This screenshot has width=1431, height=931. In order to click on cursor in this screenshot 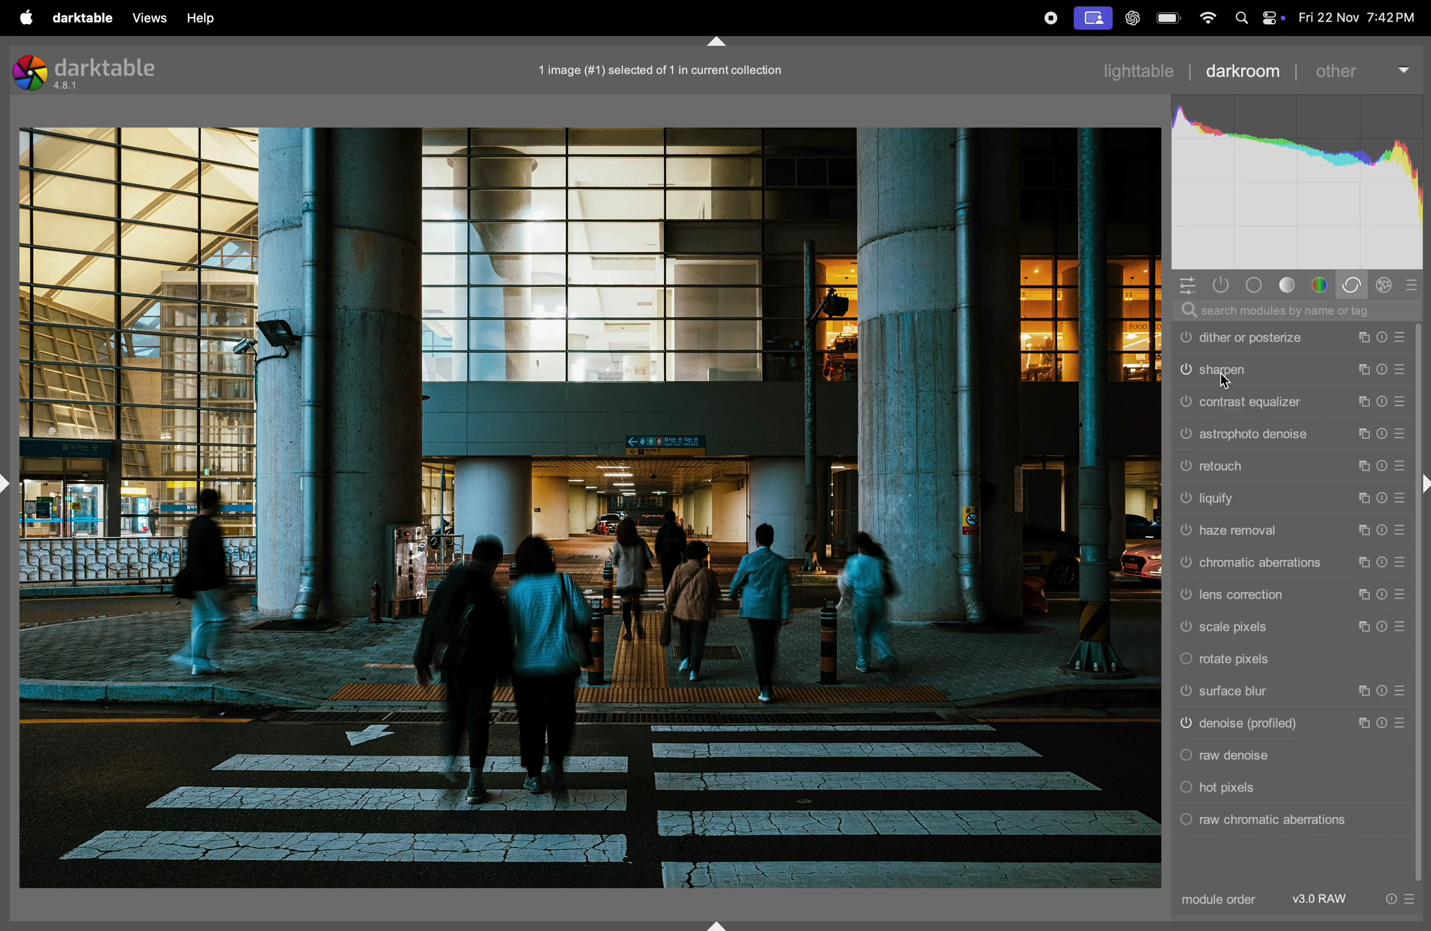, I will do `click(1228, 382)`.